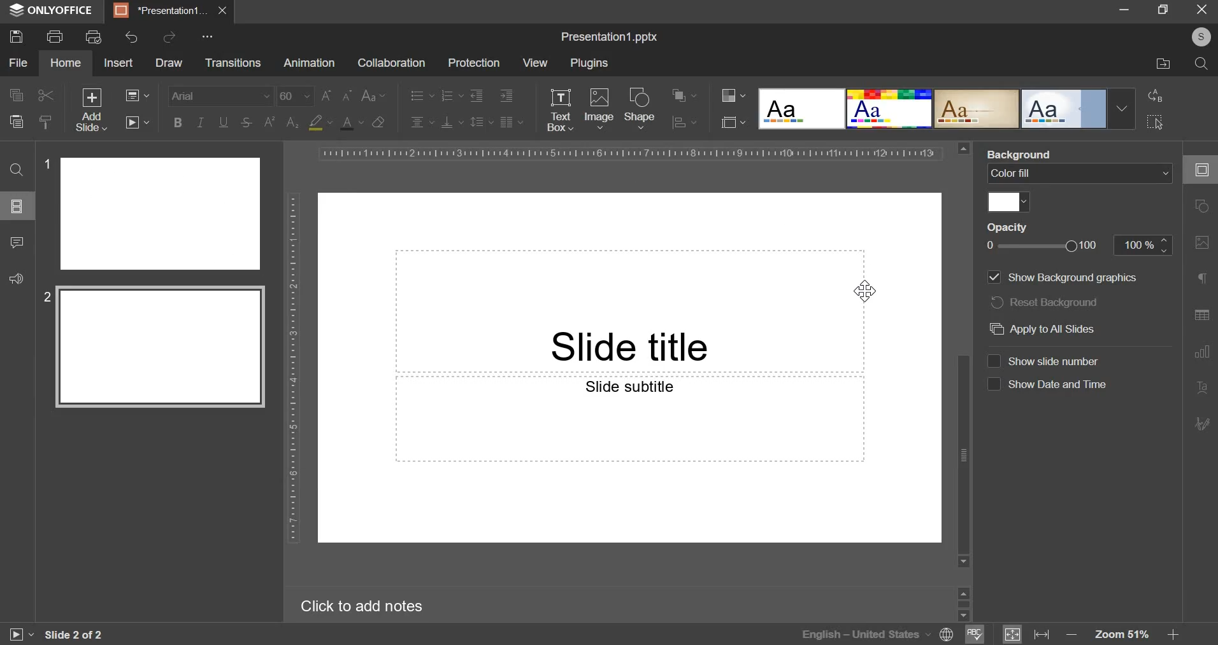 The height and width of the screenshot is (645, 1218). I want to click on feedback, so click(14, 277).